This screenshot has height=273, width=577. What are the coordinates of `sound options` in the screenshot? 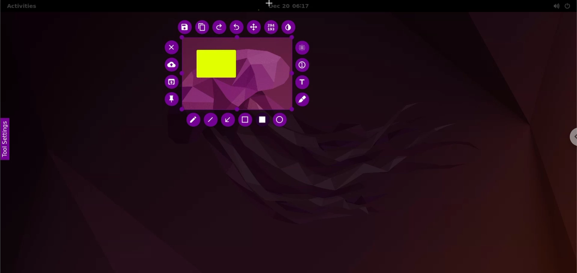 It's located at (555, 6).